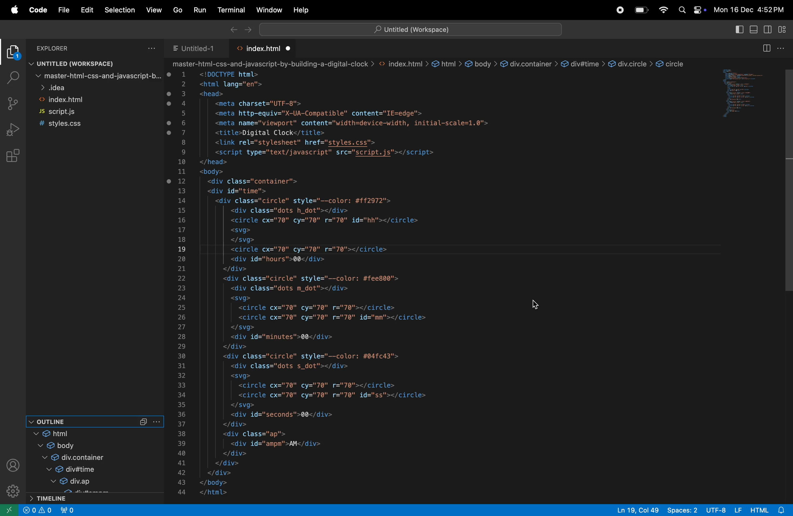  I want to click on wifi, so click(666, 10).